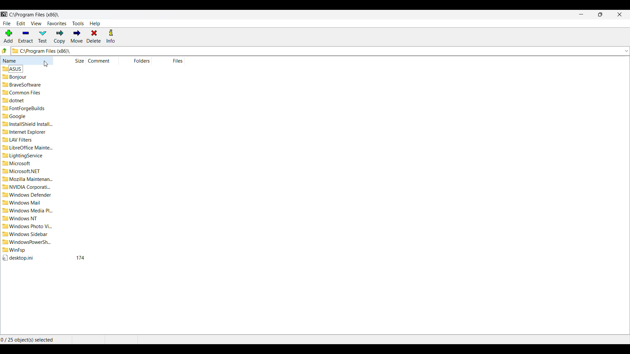 This screenshot has height=354, width=630. What do you see at coordinates (28, 124) in the screenshot?
I see `InstalShield Install..` at bounding box center [28, 124].